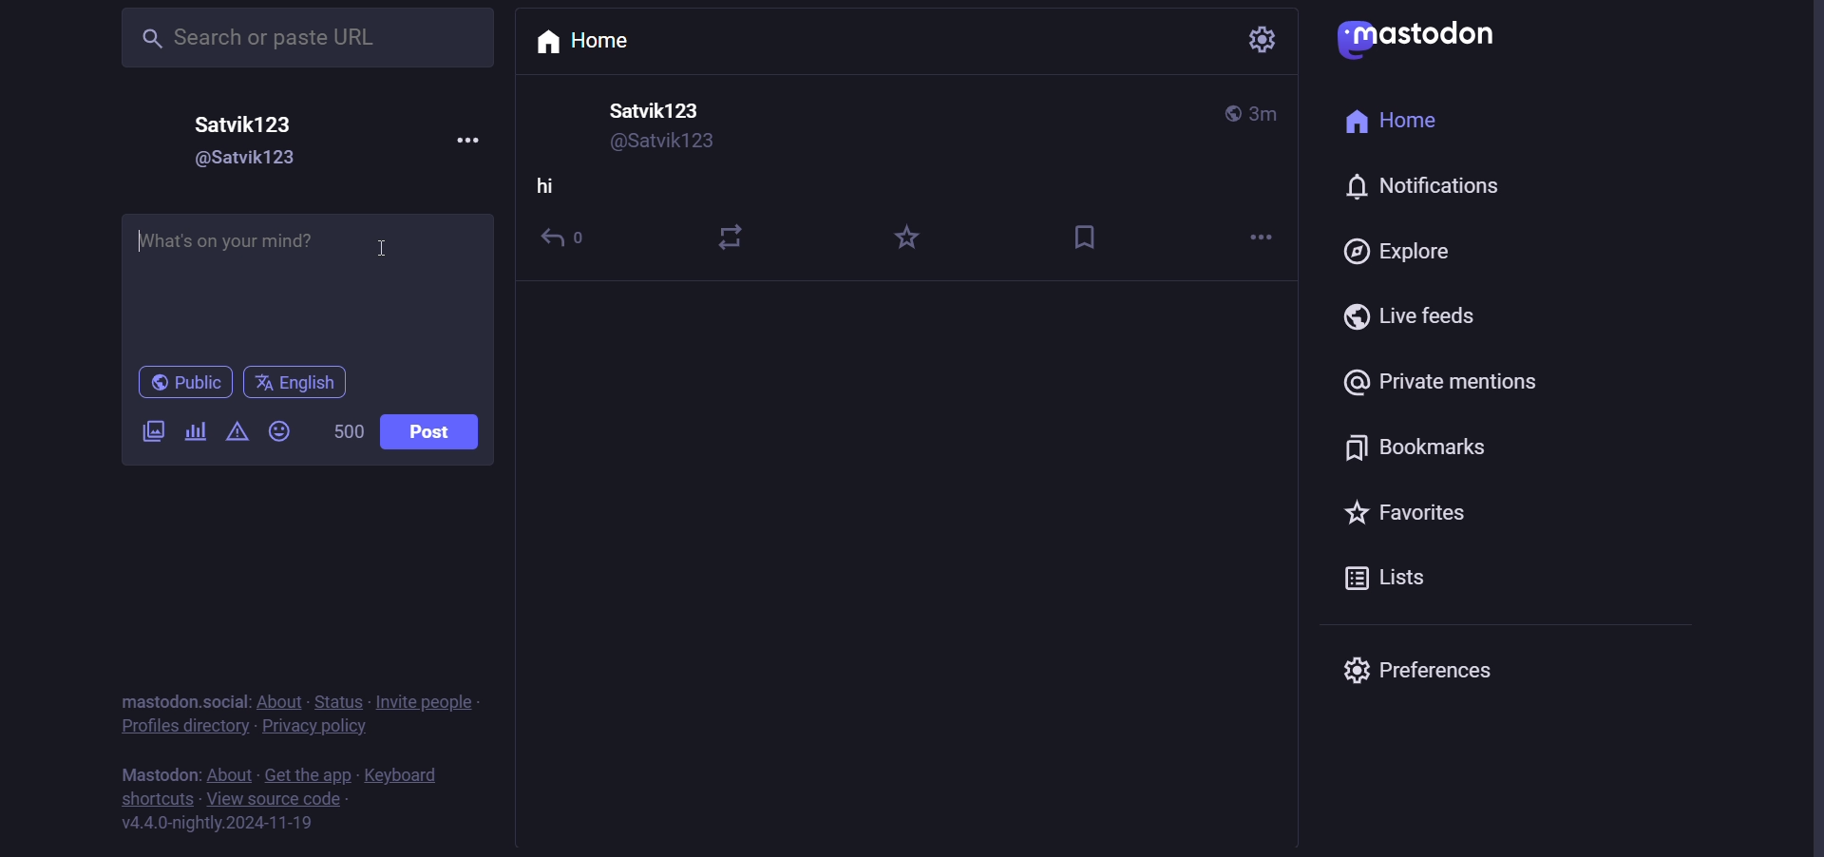 This screenshot has height=857, width=1824. I want to click on public, so click(1230, 113).